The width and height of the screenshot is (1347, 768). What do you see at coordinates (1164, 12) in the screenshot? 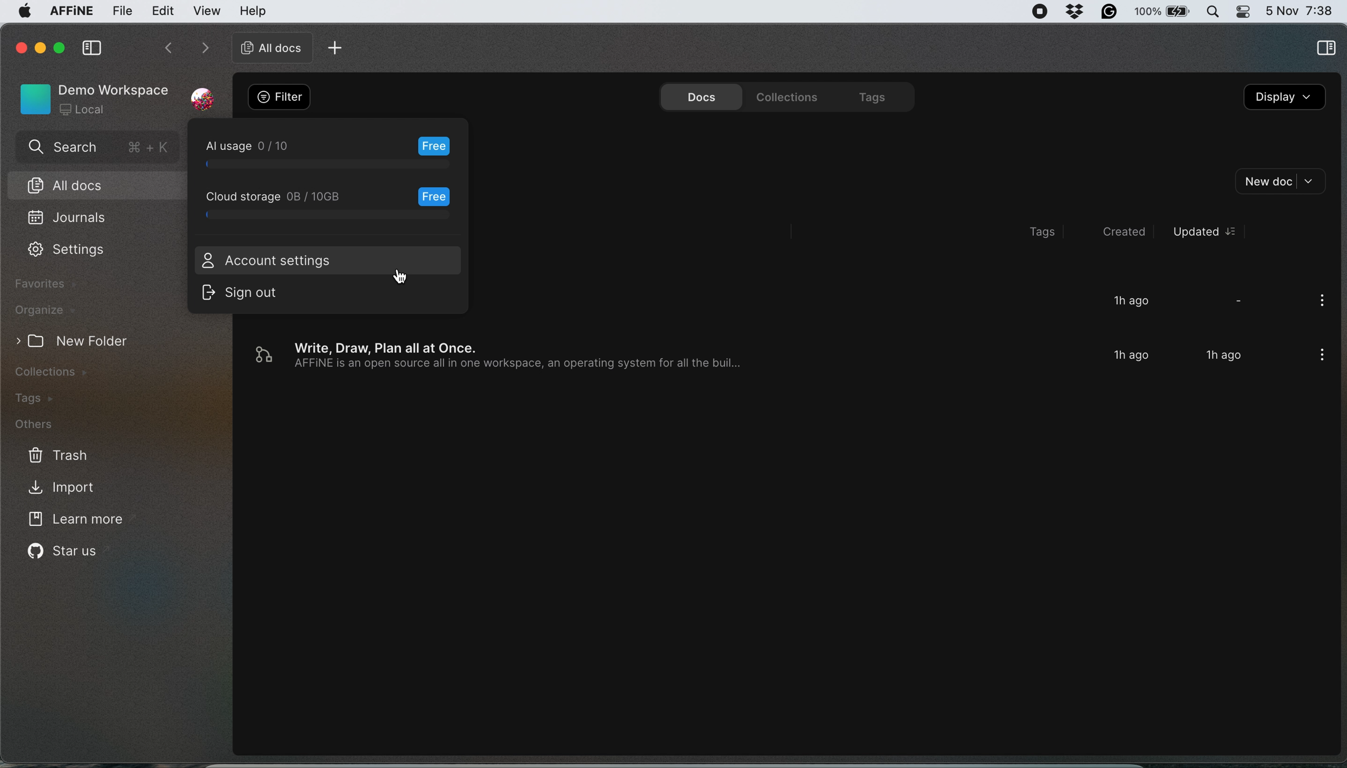
I see `battery` at bounding box center [1164, 12].